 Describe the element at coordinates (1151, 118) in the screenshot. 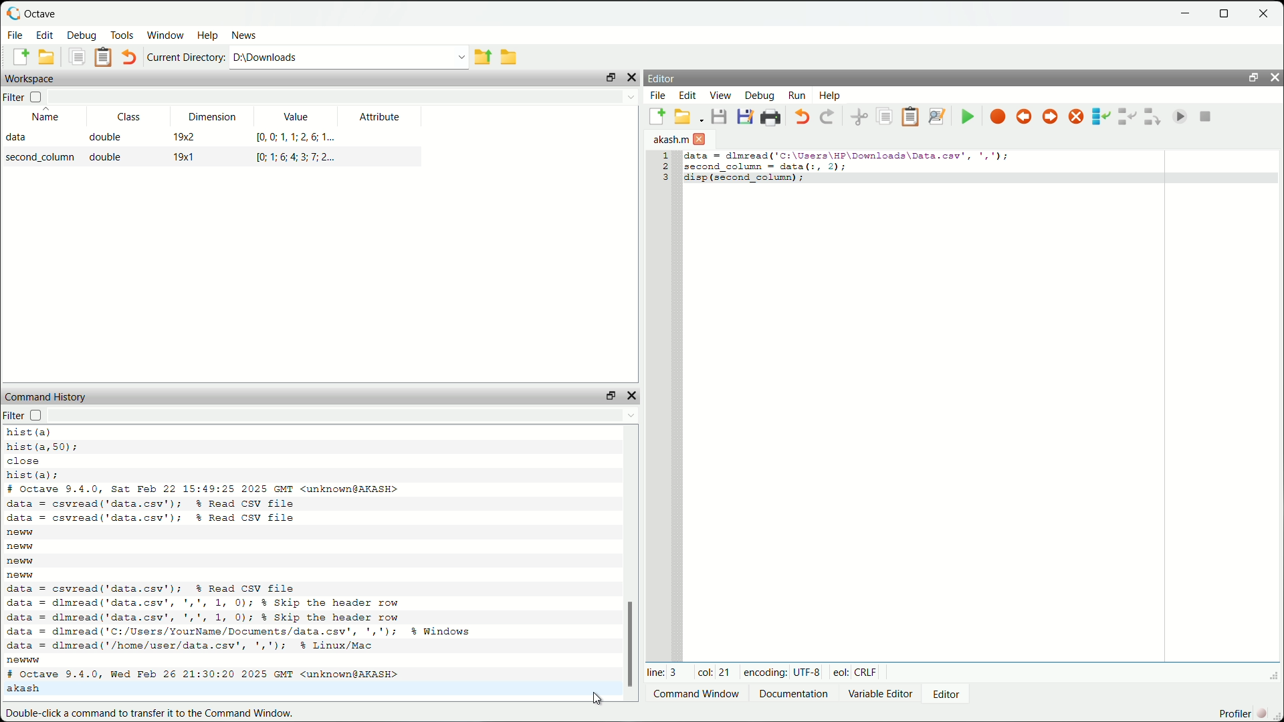

I see `step out` at that location.